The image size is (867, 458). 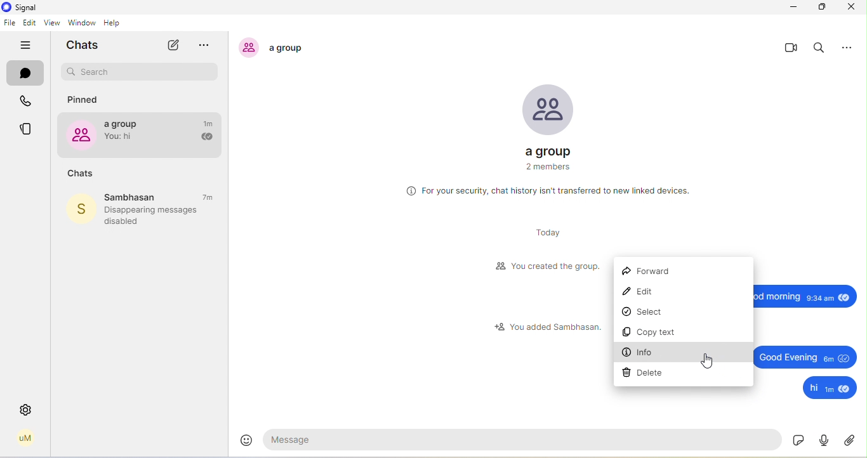 I want to click on signal, so click(x=21, y=8).